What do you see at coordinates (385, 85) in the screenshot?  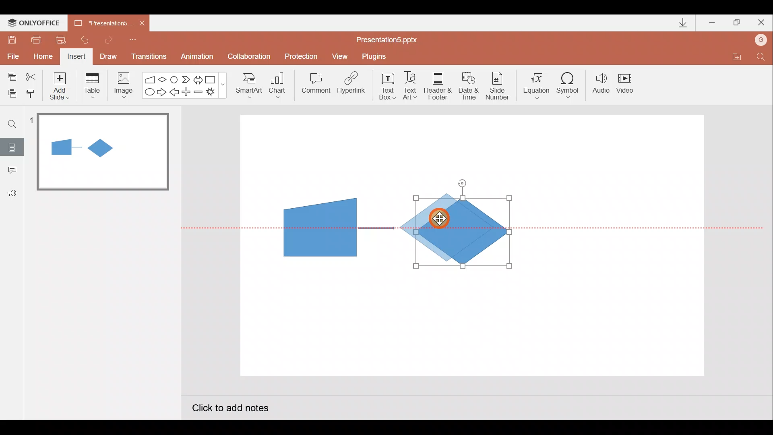 I see `Text box` at bounding box center [385, 85].